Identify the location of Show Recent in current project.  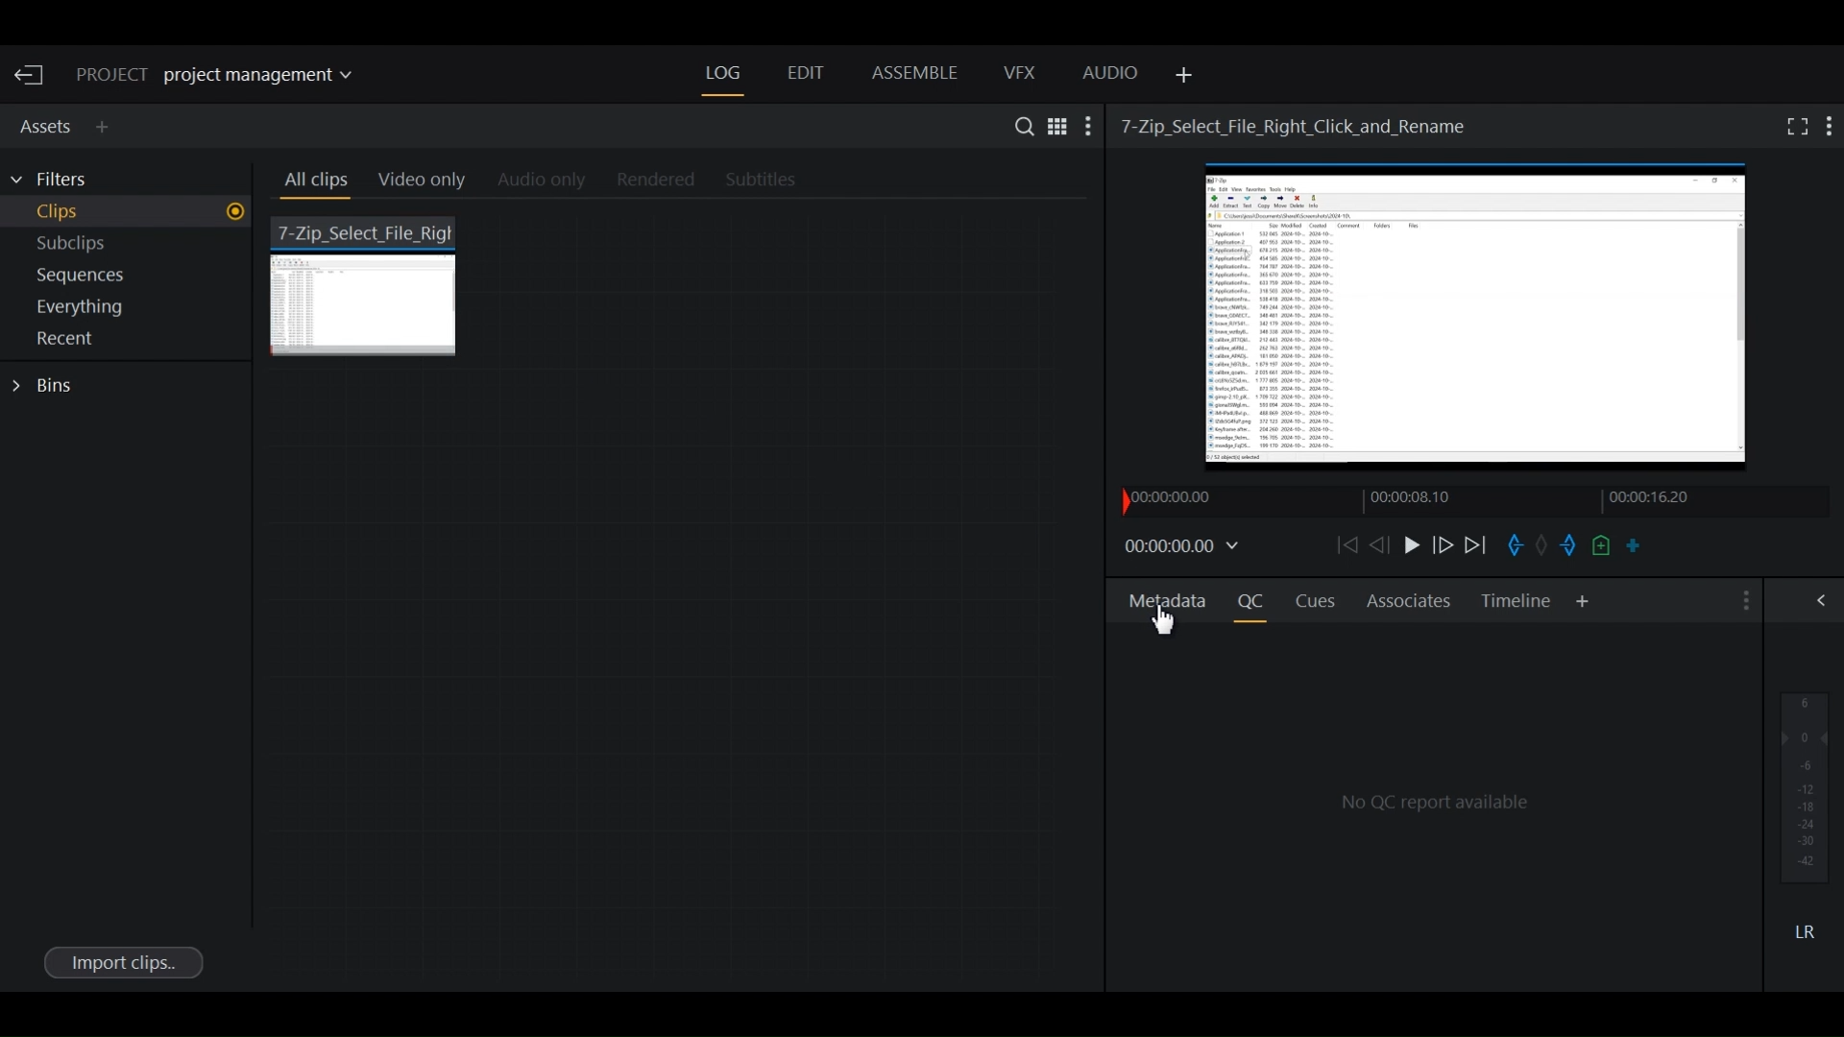
(129, 340).